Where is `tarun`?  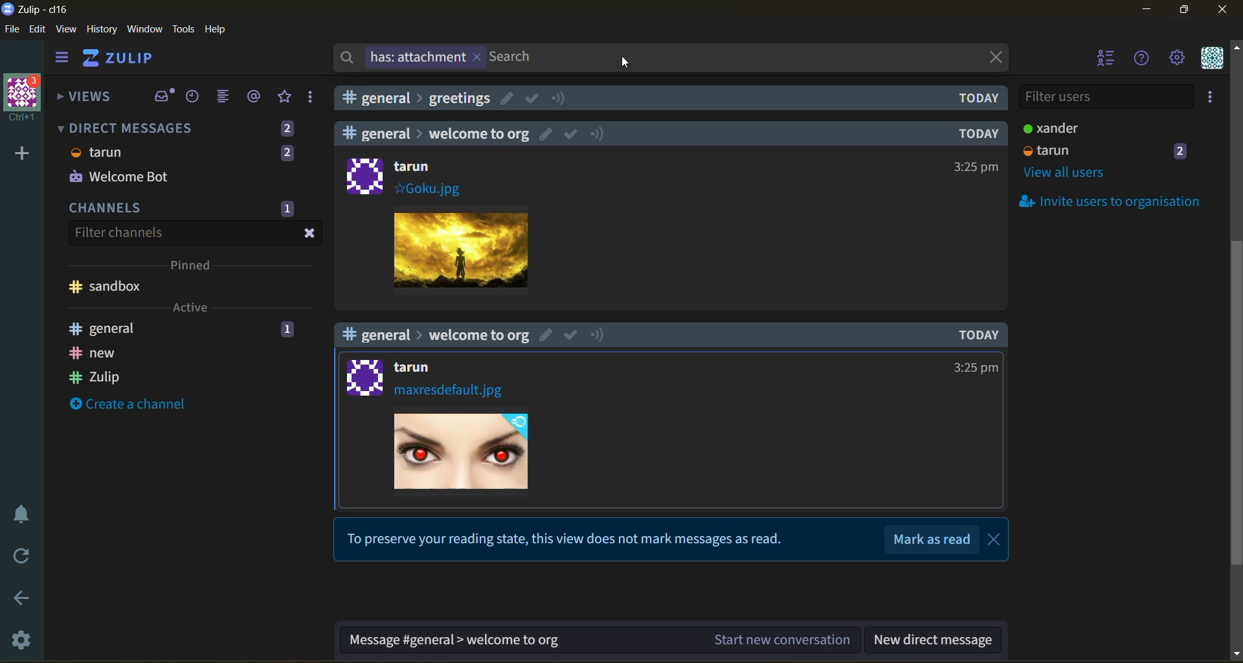 tarun is located at coordinates (98, 152).